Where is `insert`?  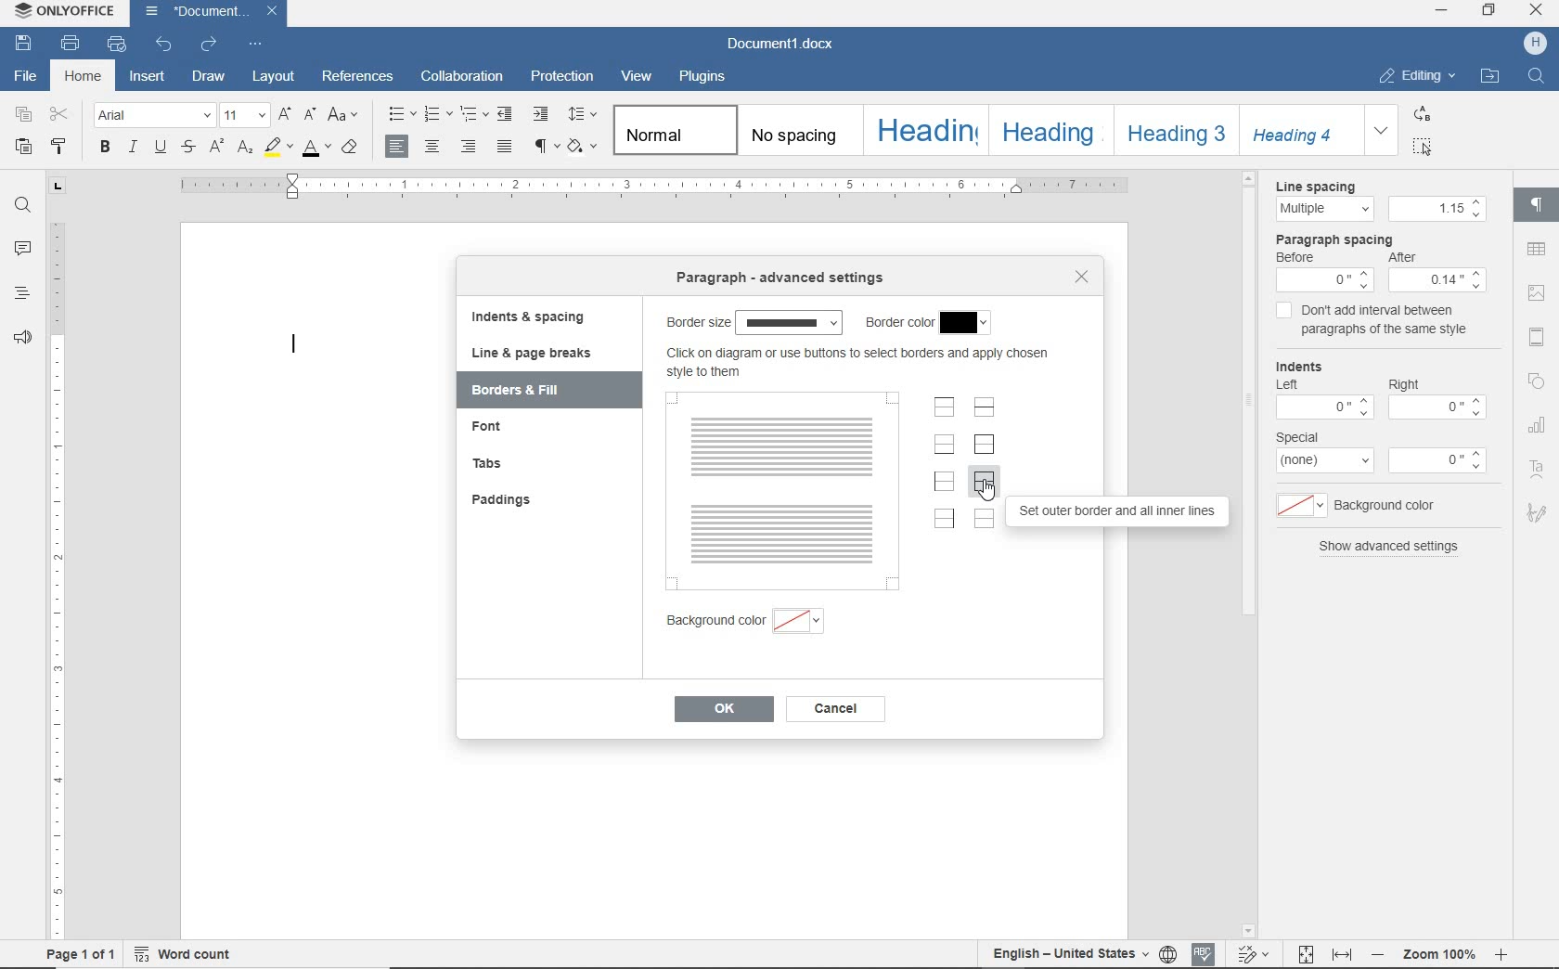 insert is located at coordinates (148, 77).